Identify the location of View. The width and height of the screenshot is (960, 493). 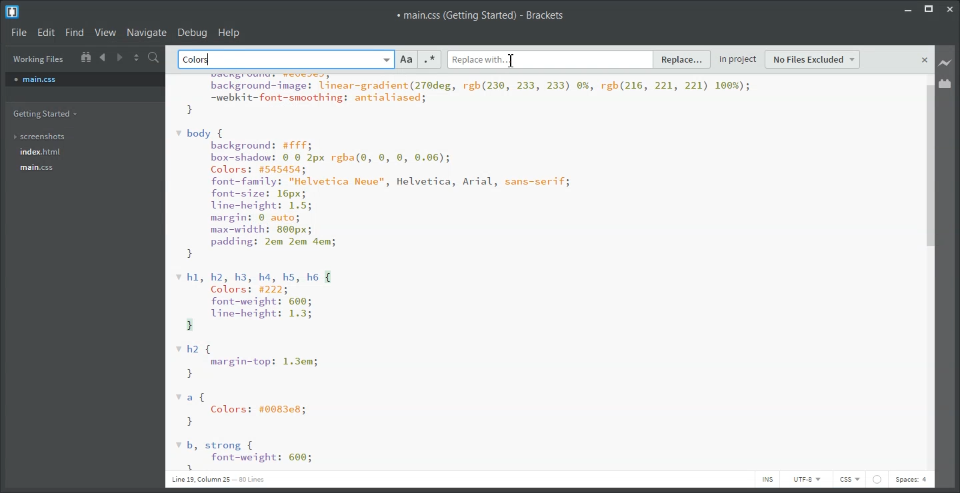
(105, 32).